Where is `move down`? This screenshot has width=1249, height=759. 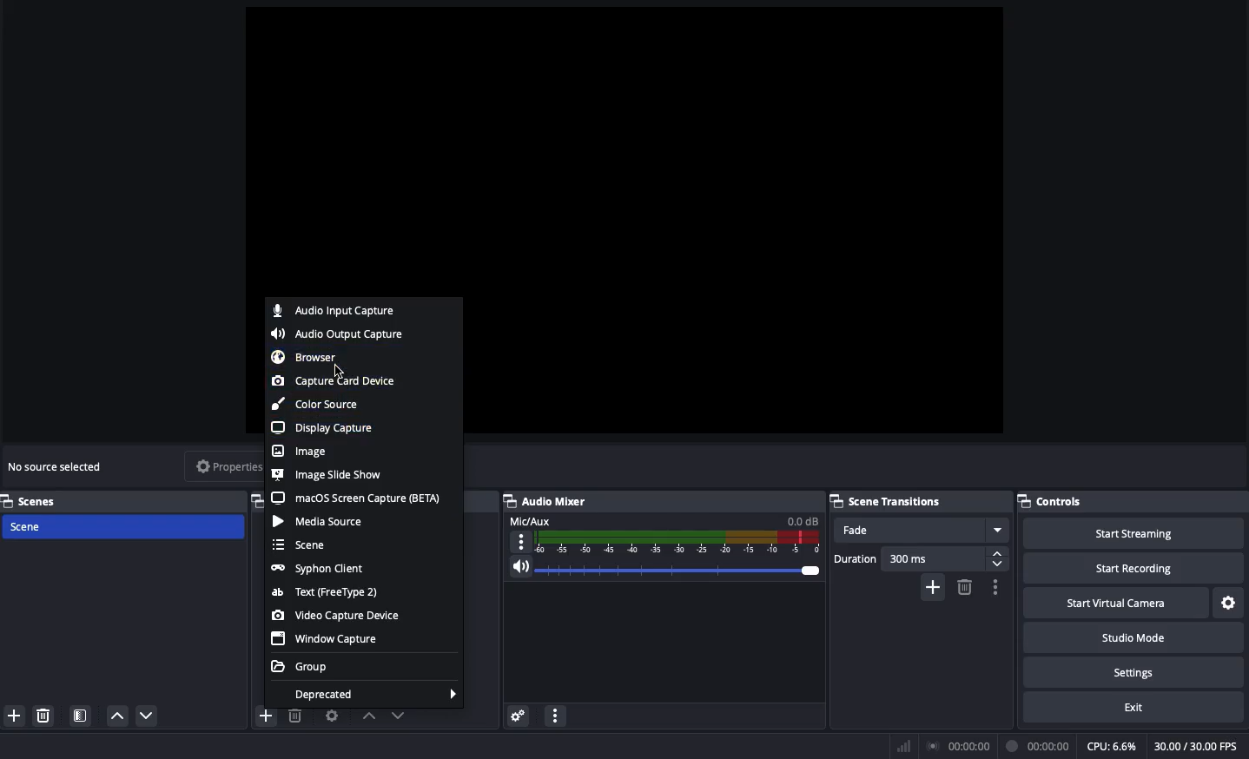 move down is located at coordinates (152, 713).